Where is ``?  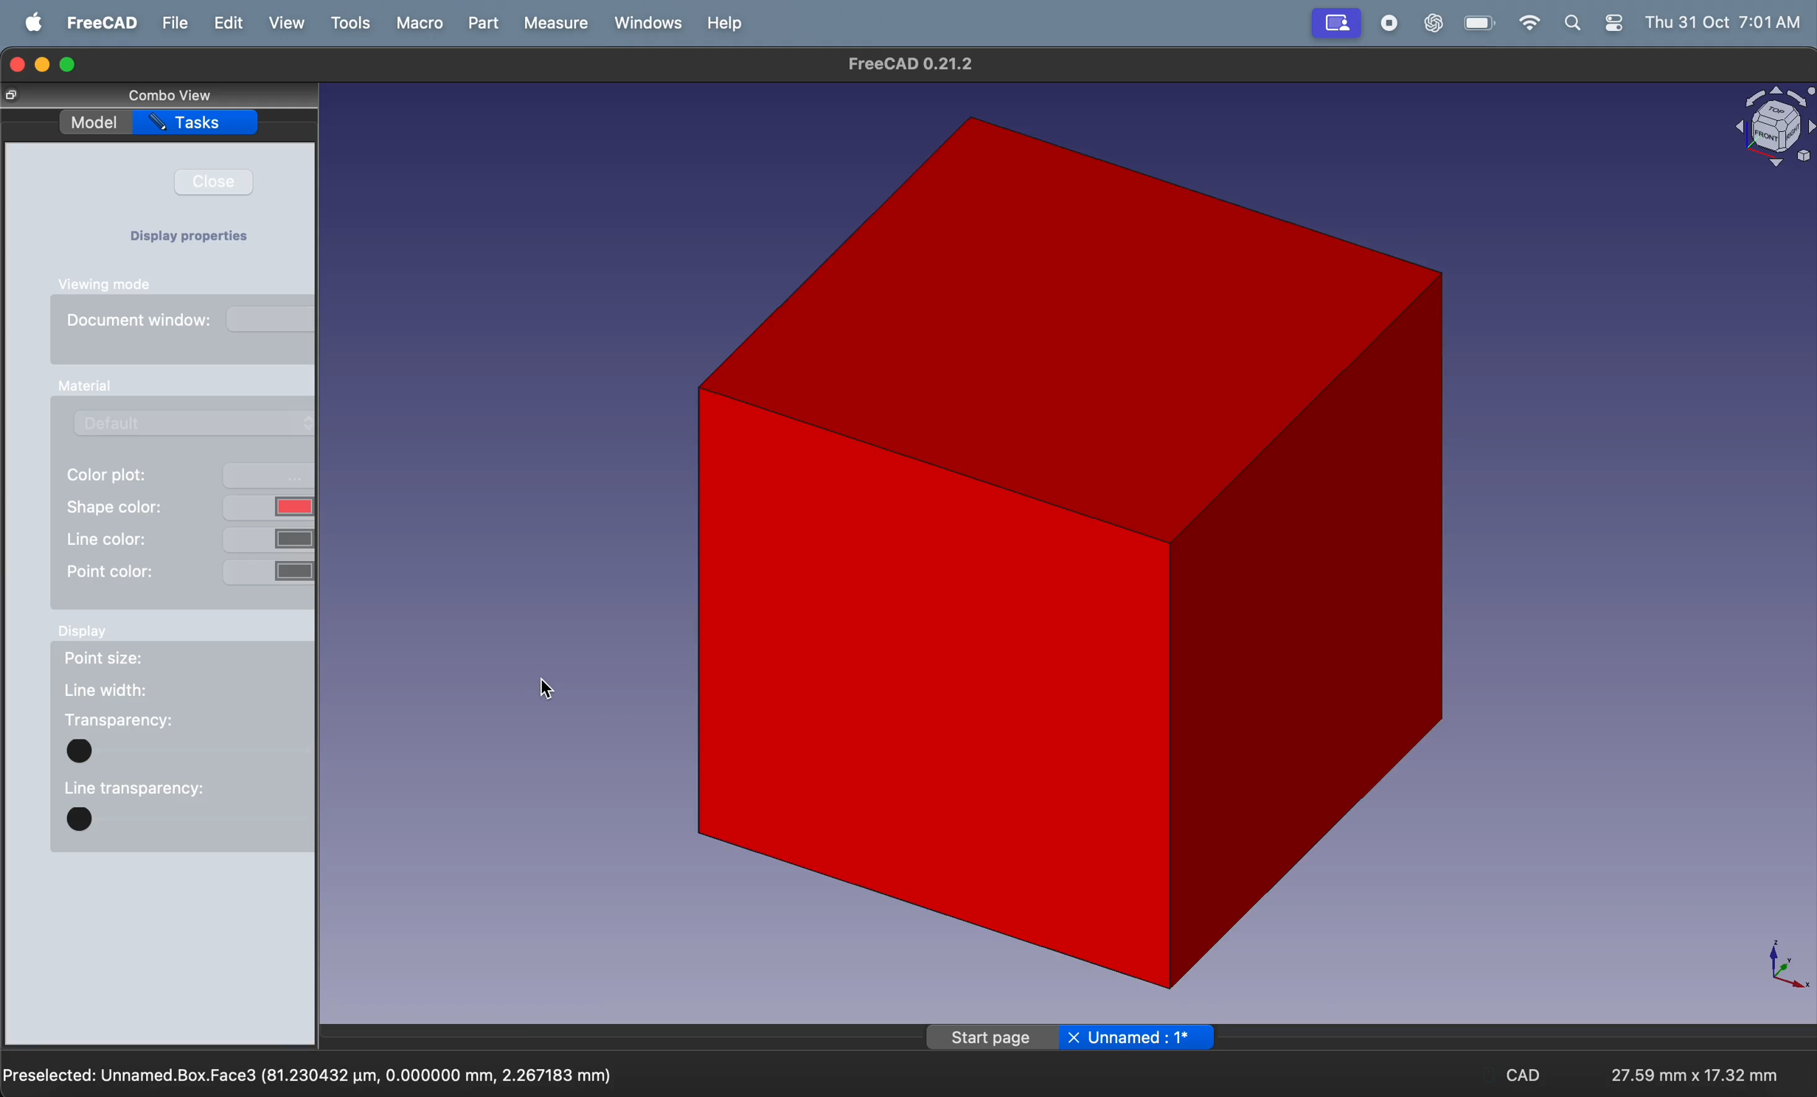  is located at coordinates (82, 386).